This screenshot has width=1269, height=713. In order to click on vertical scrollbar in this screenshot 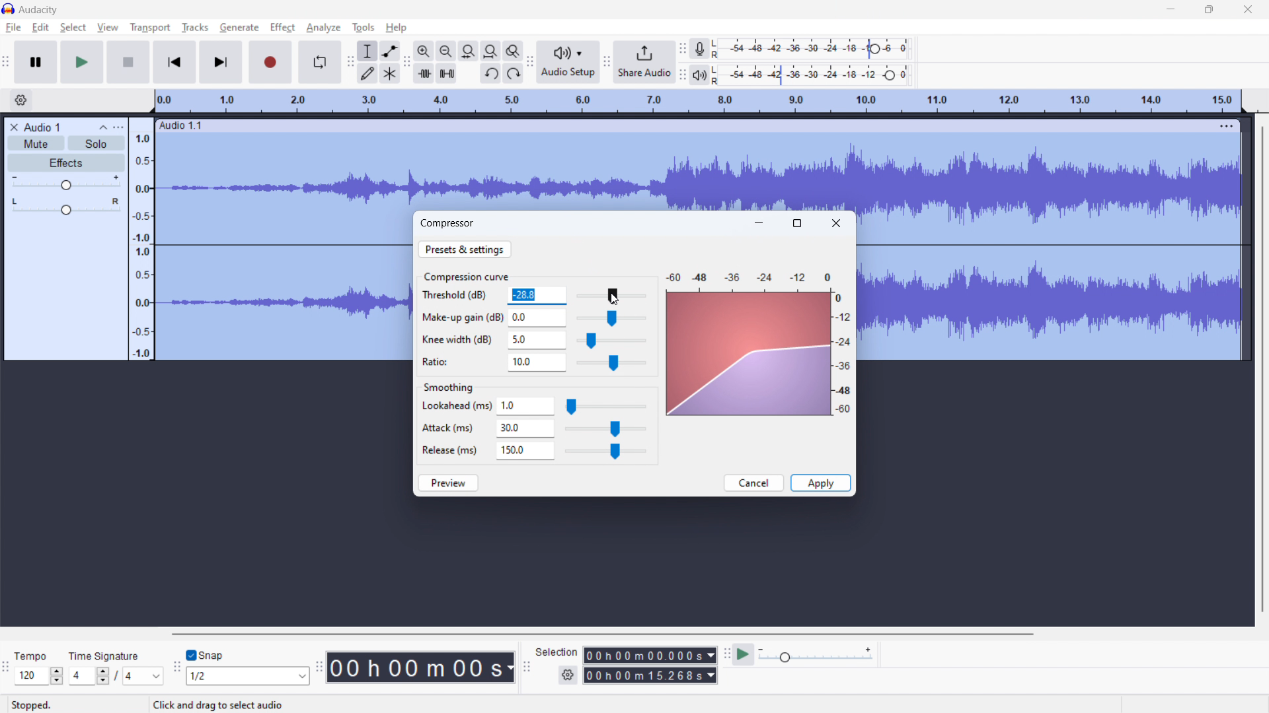, I will do `click(1263, 365)`.